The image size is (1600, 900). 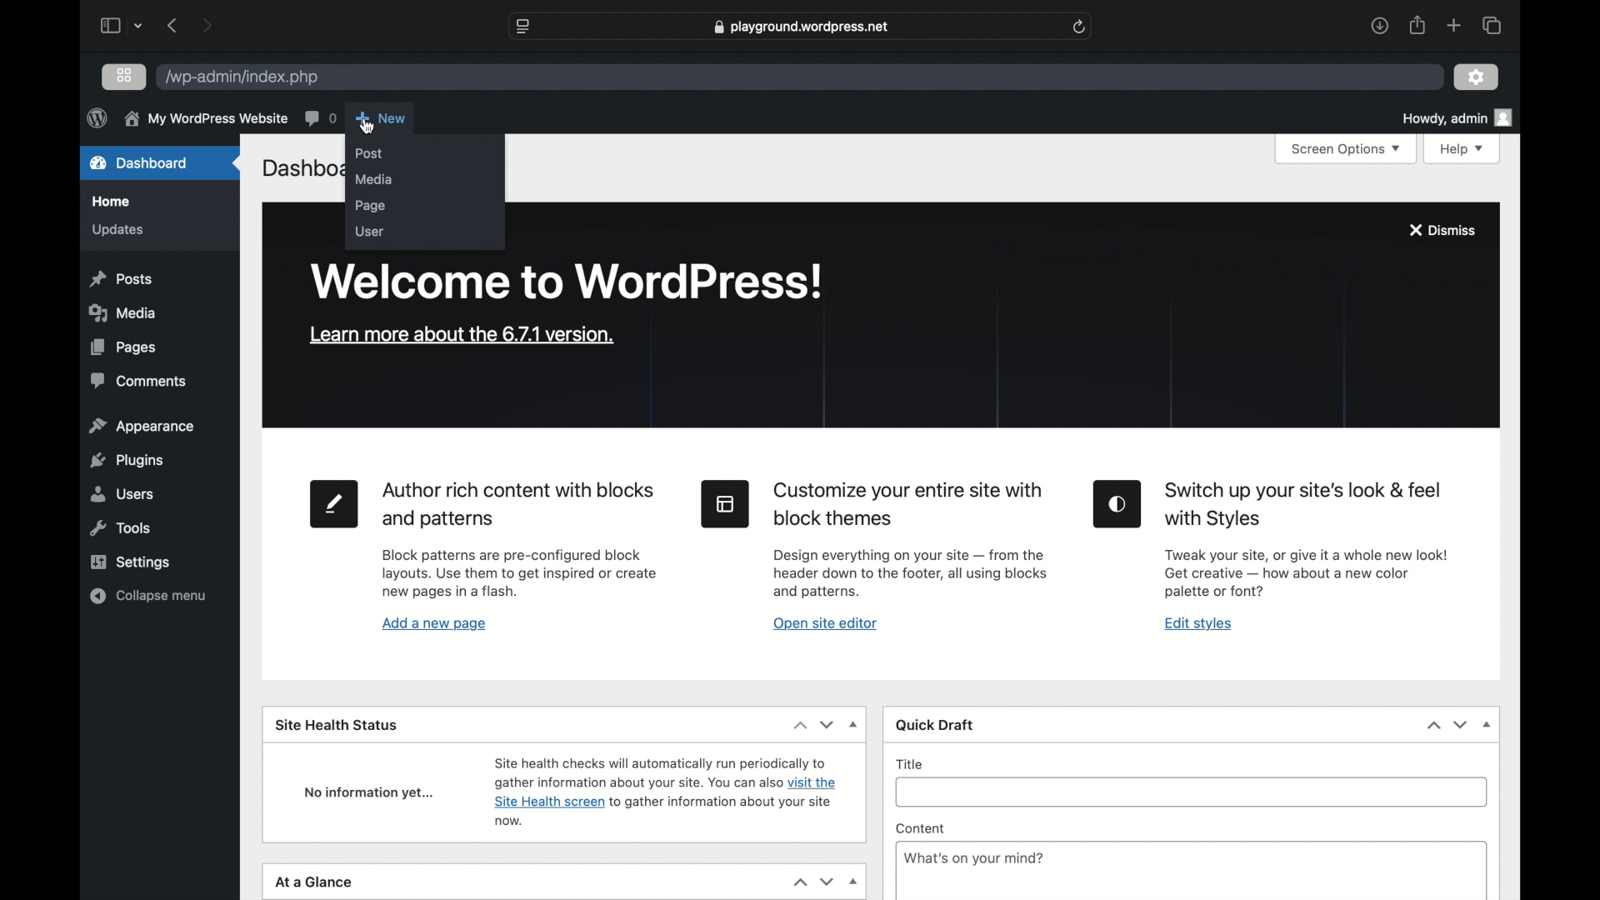 I want to click on help, so click(x=1462, y=149).